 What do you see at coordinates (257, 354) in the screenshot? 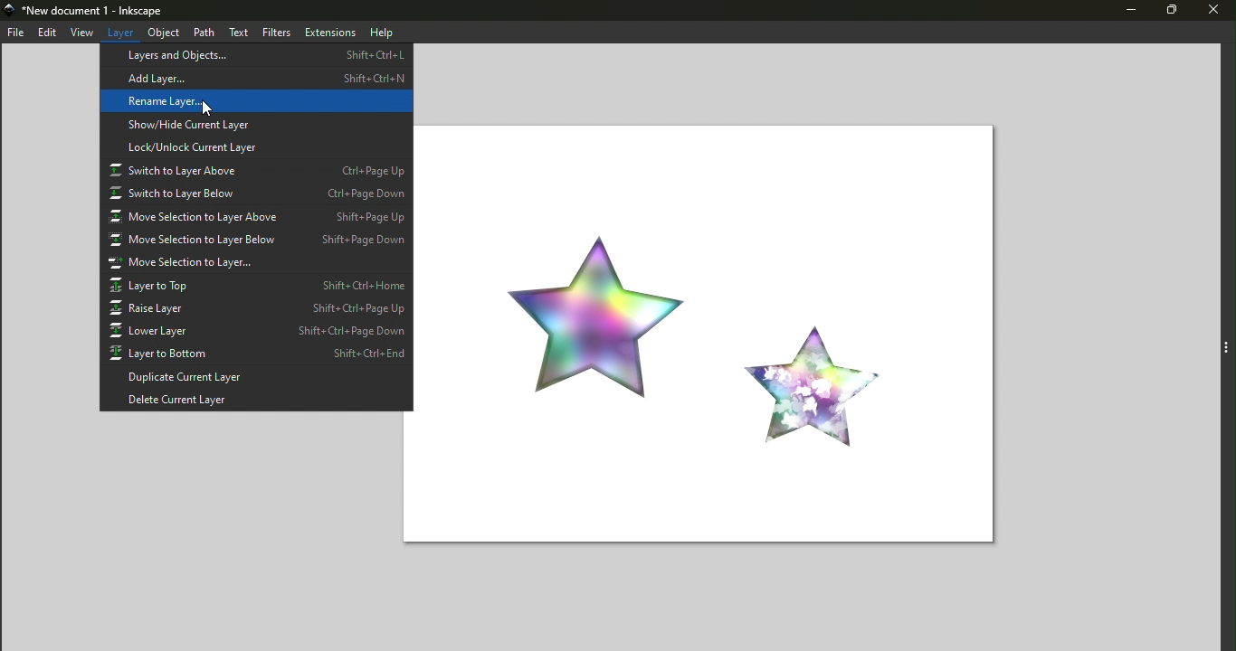
I see `Layer to bottom` at bounding box center [257, 354].